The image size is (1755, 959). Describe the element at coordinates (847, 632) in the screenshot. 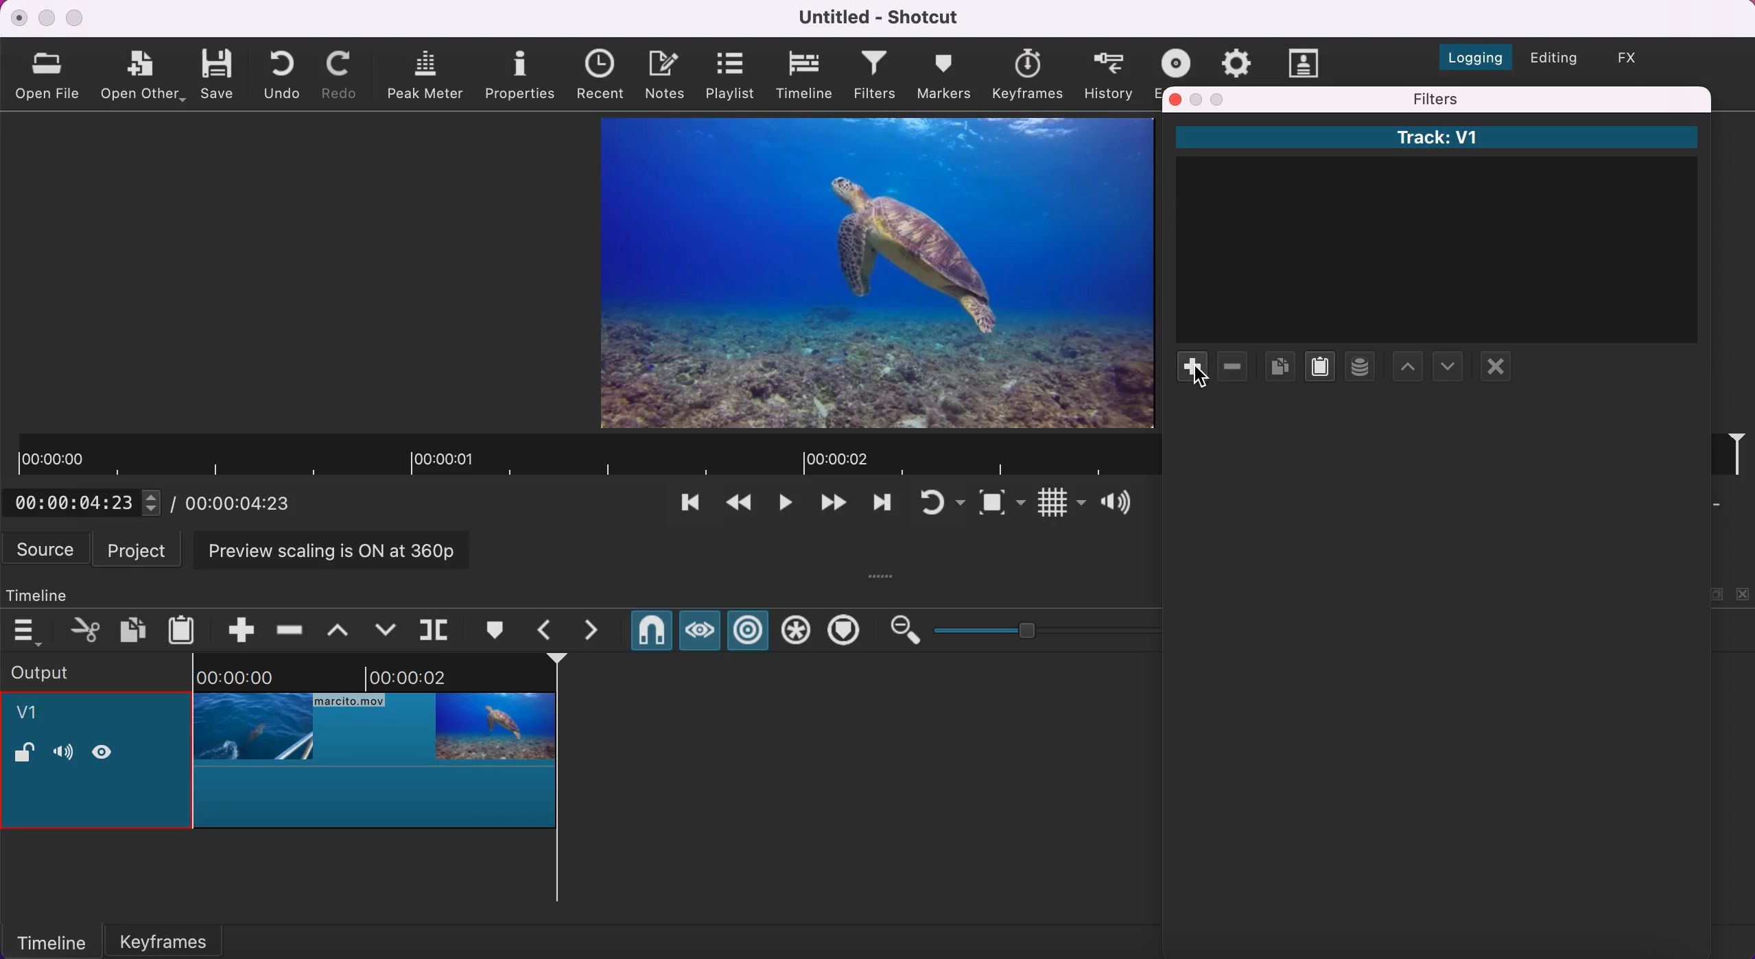

I see `ripple markers` at that location.